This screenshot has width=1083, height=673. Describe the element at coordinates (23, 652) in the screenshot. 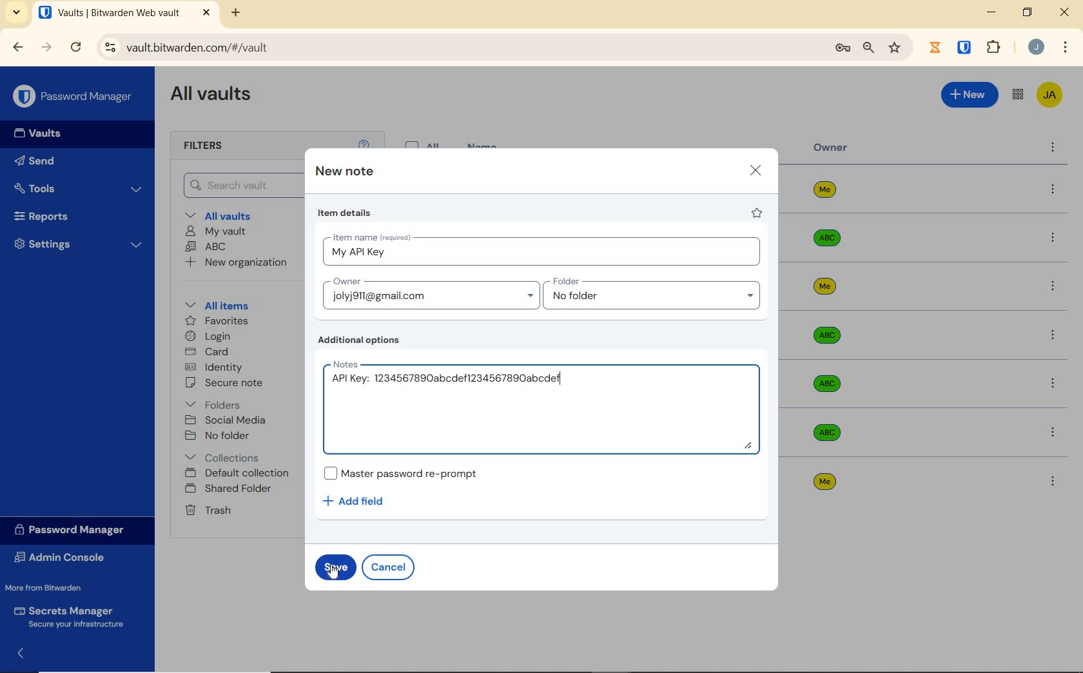

I see `expand/collapse` at that location.